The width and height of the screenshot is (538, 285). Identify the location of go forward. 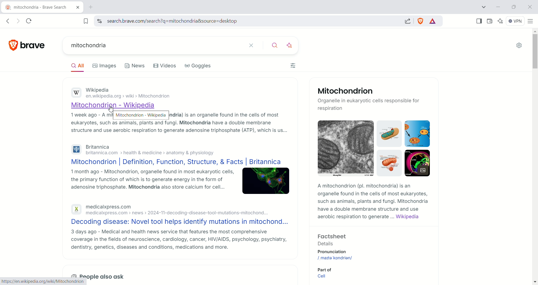
(18, 20).